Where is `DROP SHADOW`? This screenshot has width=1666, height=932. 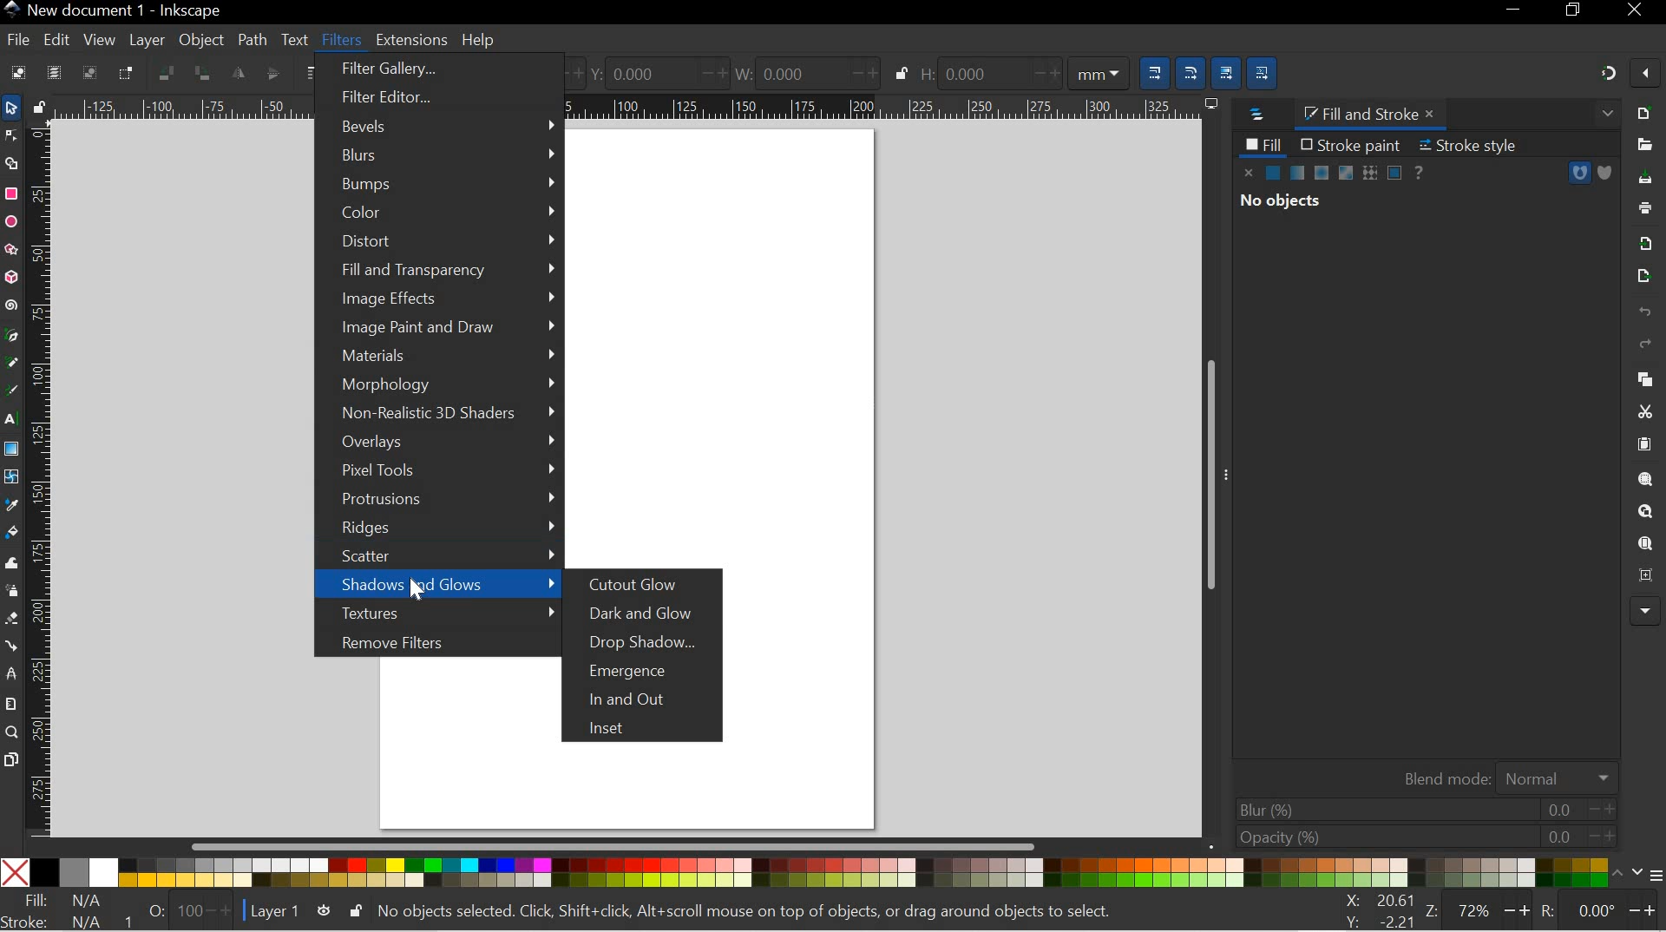
DROP SHADOW is located at coordinates (650, 643).